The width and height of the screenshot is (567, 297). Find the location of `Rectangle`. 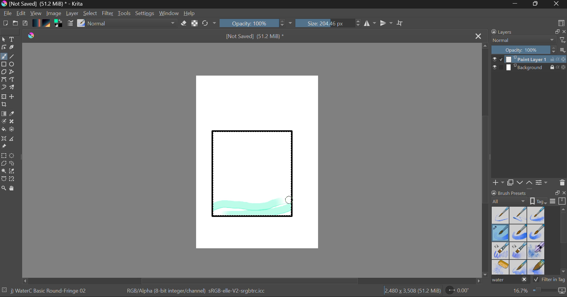

Rectangle is located at coordinates (4, 65).